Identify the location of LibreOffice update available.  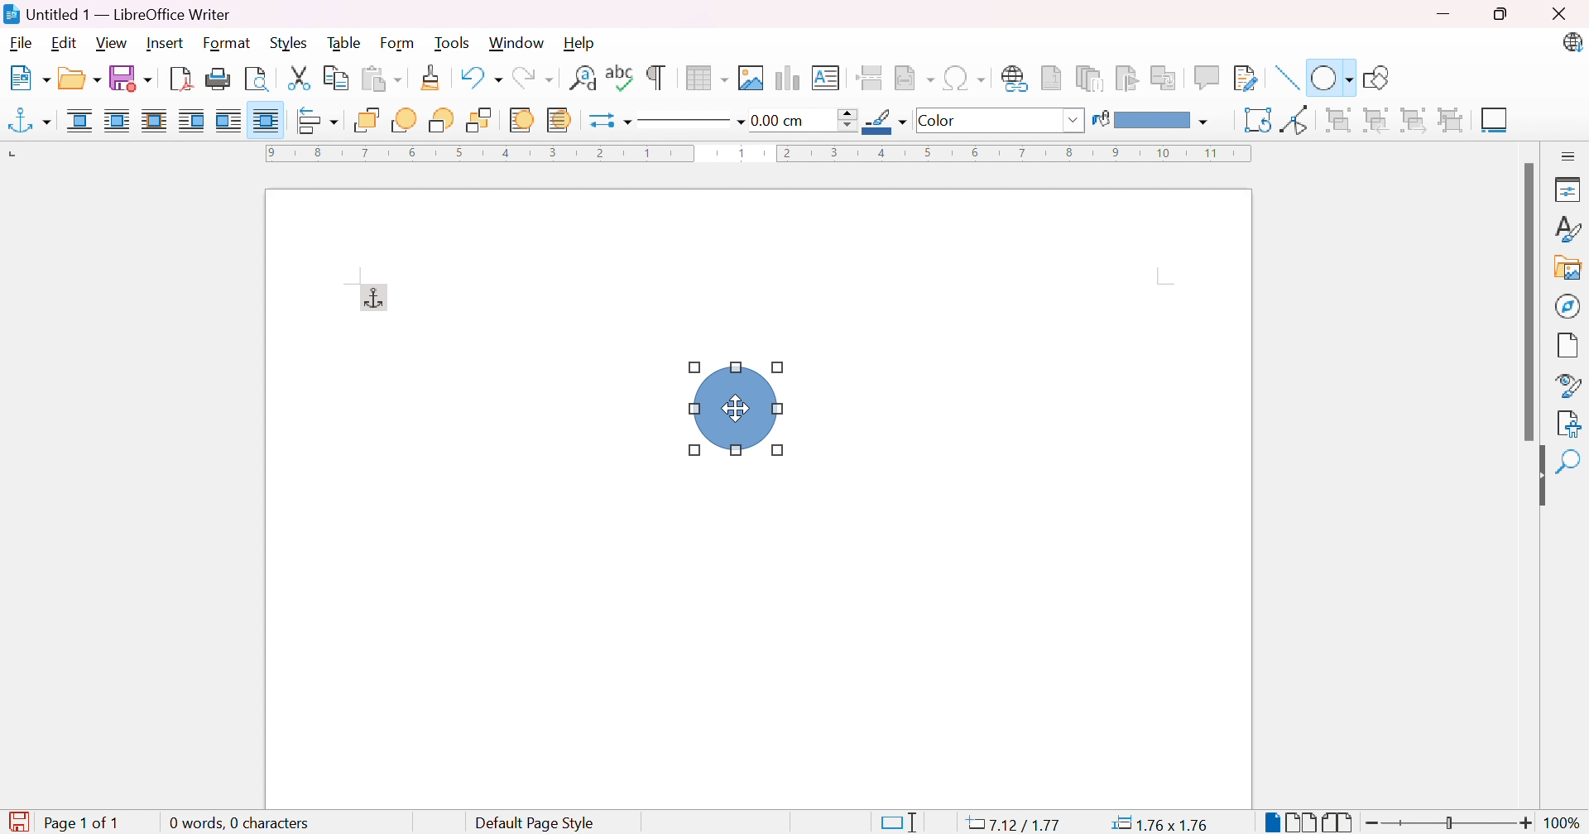
(1571, 42).